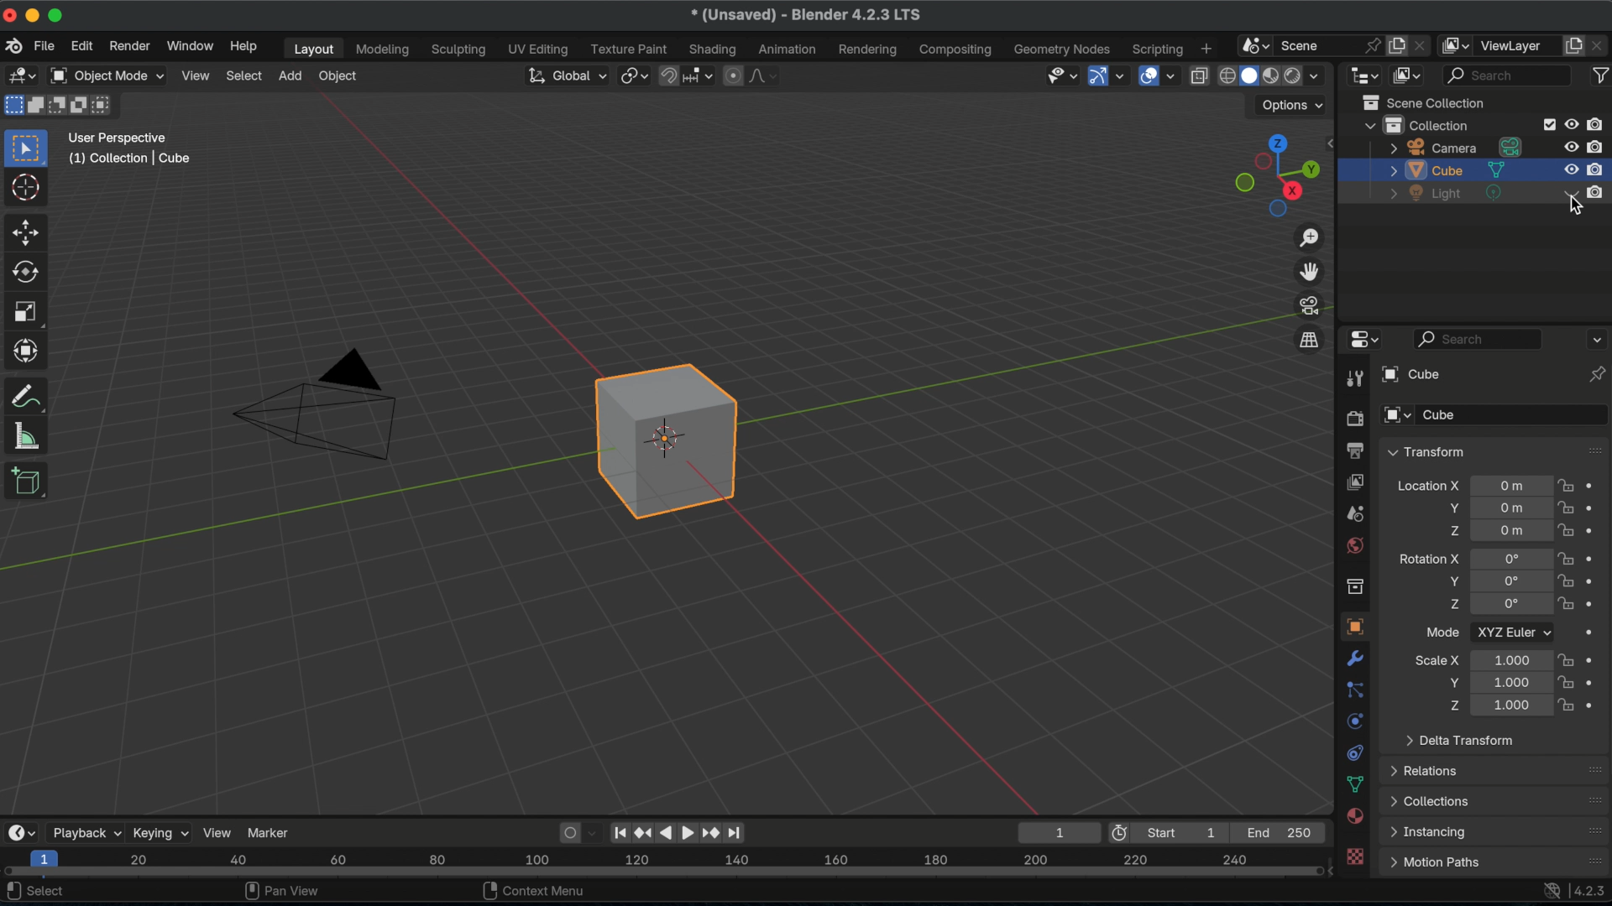 This screenshot has height=906, width=1612. Describe the element at coordinates (1455, 148) in the screenshot. I see `camera ` at that location.